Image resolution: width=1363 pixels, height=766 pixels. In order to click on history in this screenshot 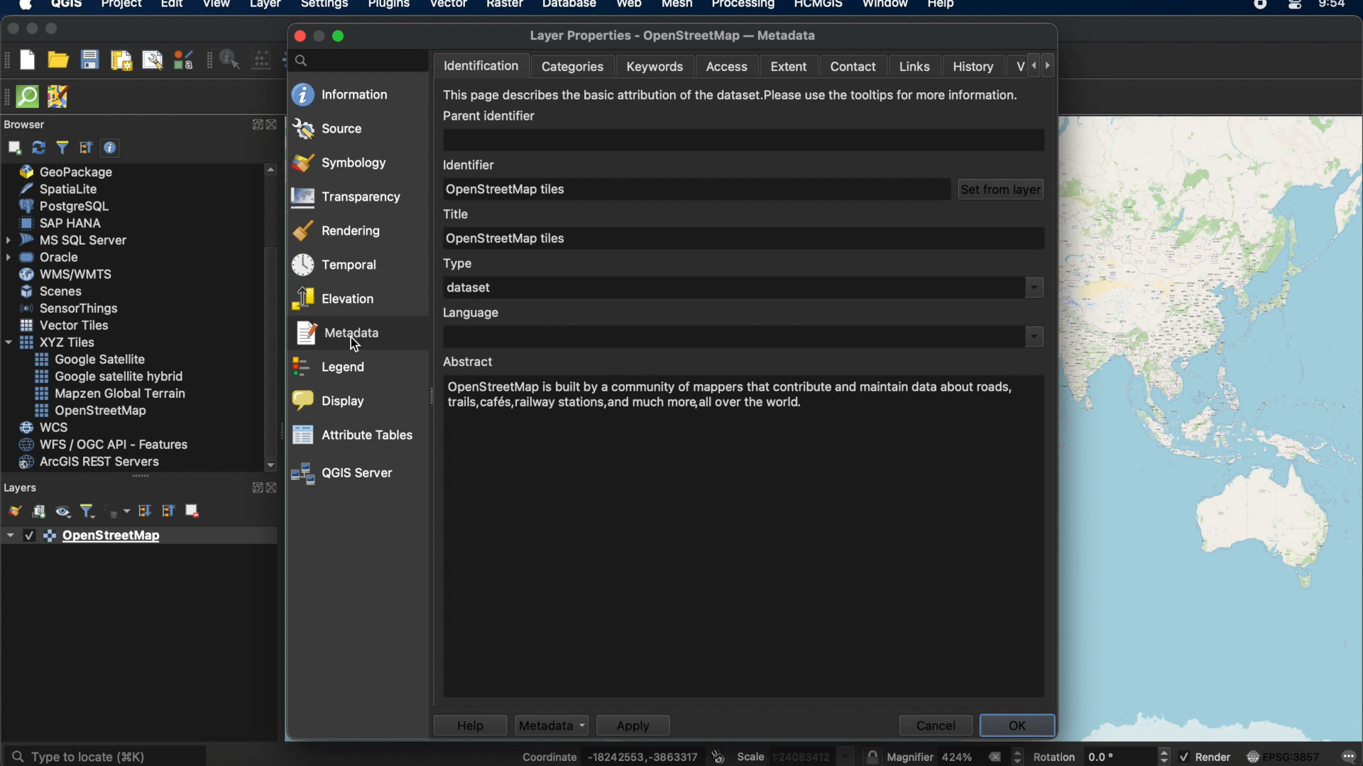, I will do `click(974, 65)`.